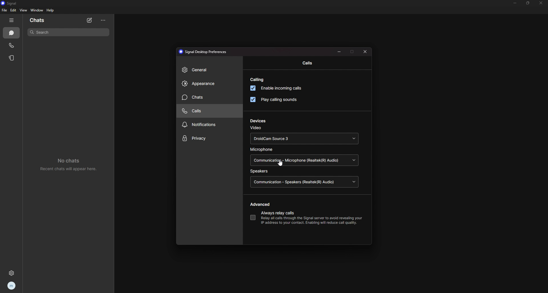 This screenshot has width=548, height=293. What do you see at coordinates (352, 52) in the screenshot?
I see `maximize` at bounding box center [352, 52].